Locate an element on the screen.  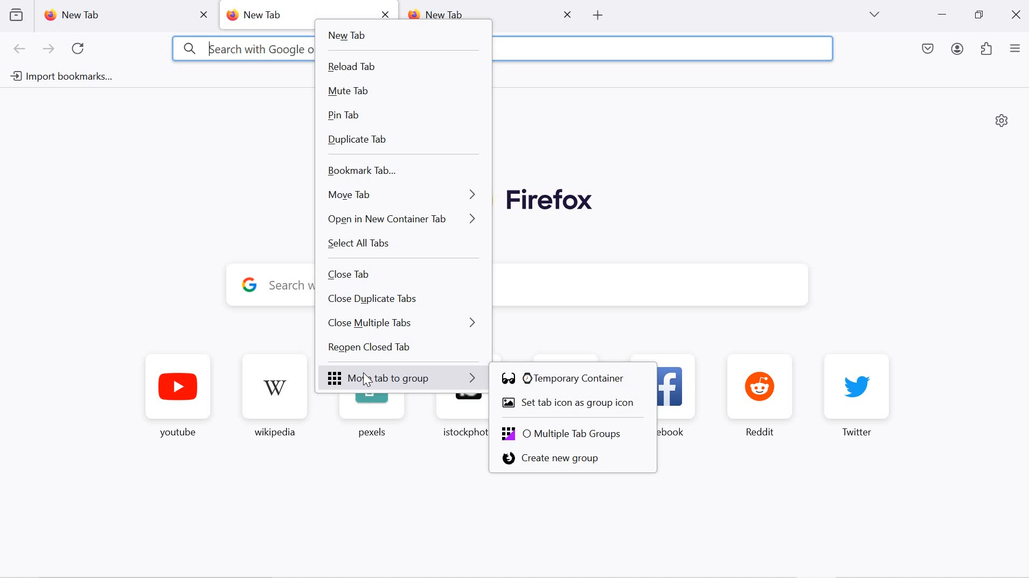
create new group is located at coordinates (567, 459).